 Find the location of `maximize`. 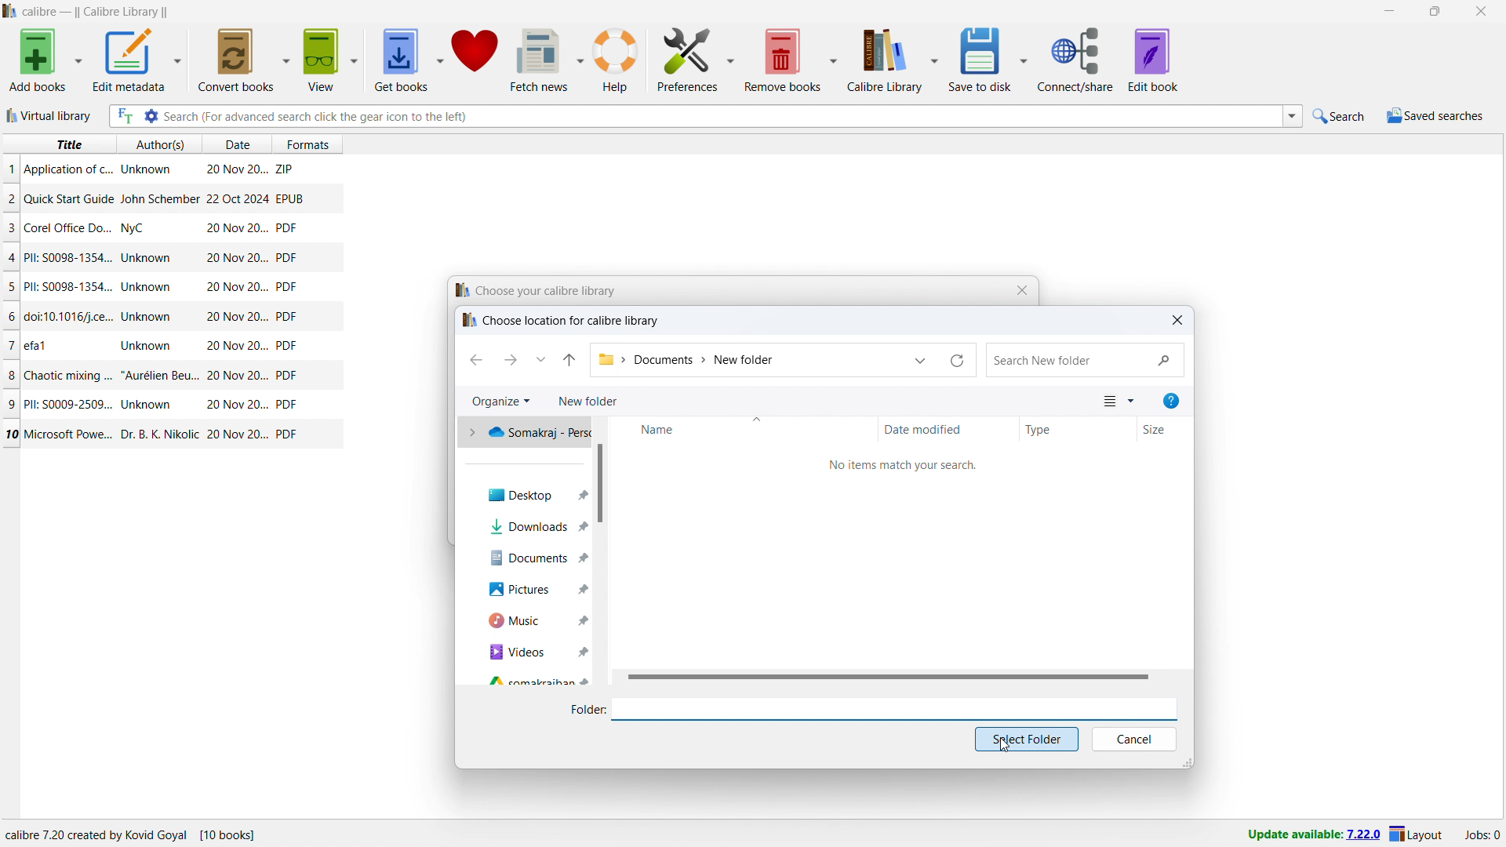

maximize is located at coordinates (1435, 12).